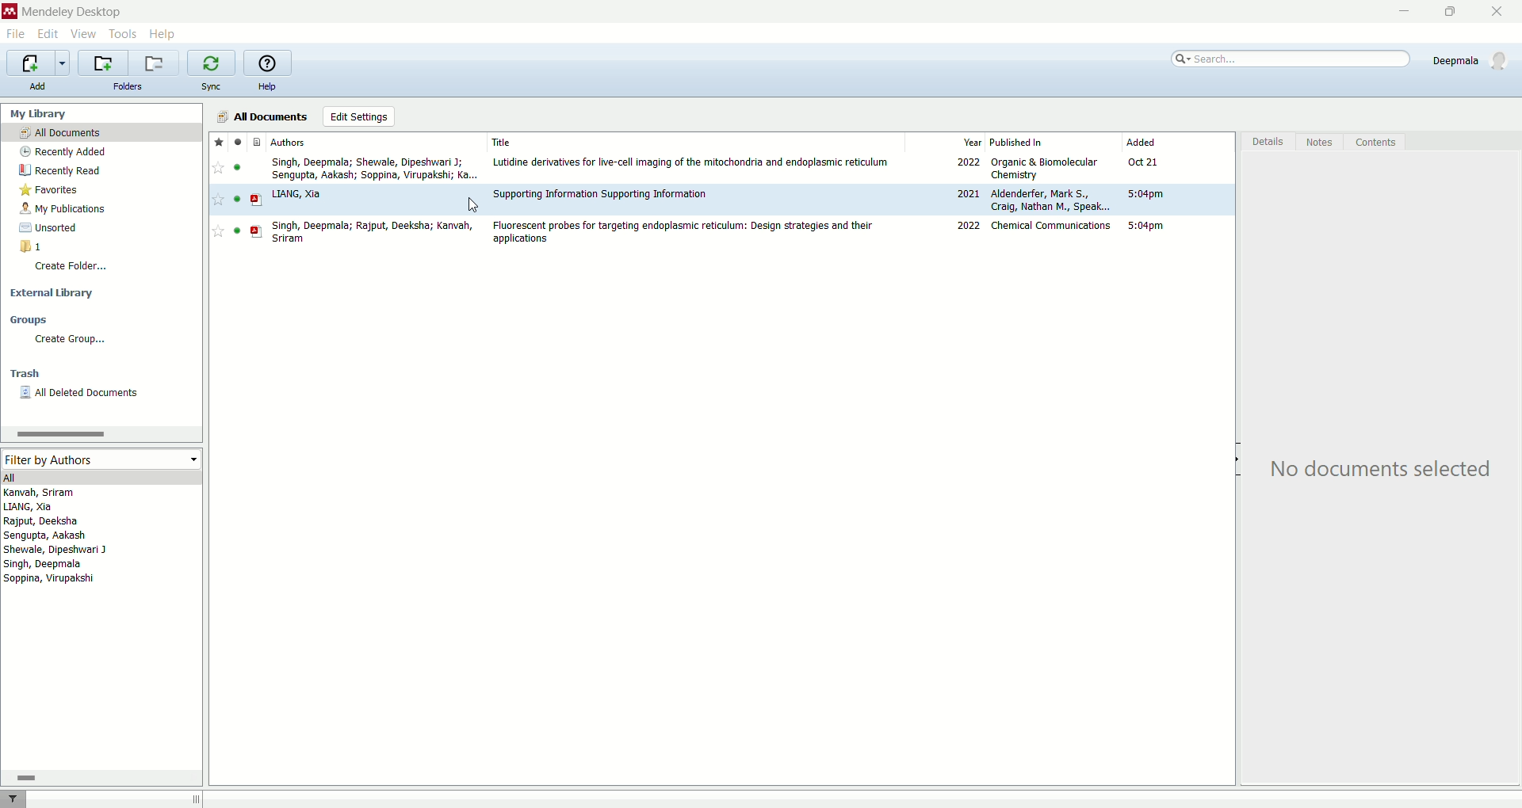 This screenshot has width=1522, height=808. Describe the element at coordinates (100, 433) in the screenshot. I see `horizontal scroll bar` at that location.